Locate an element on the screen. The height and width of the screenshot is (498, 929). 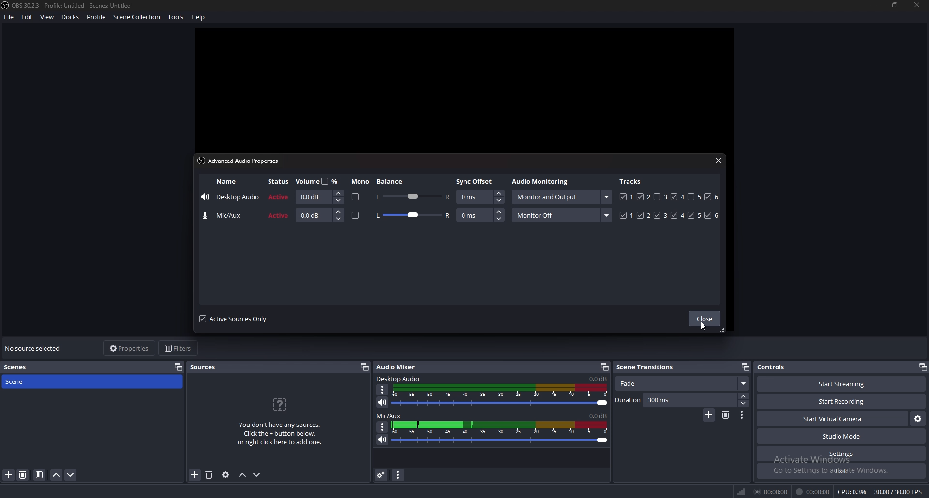
filters is located at coordinates (180, 348).